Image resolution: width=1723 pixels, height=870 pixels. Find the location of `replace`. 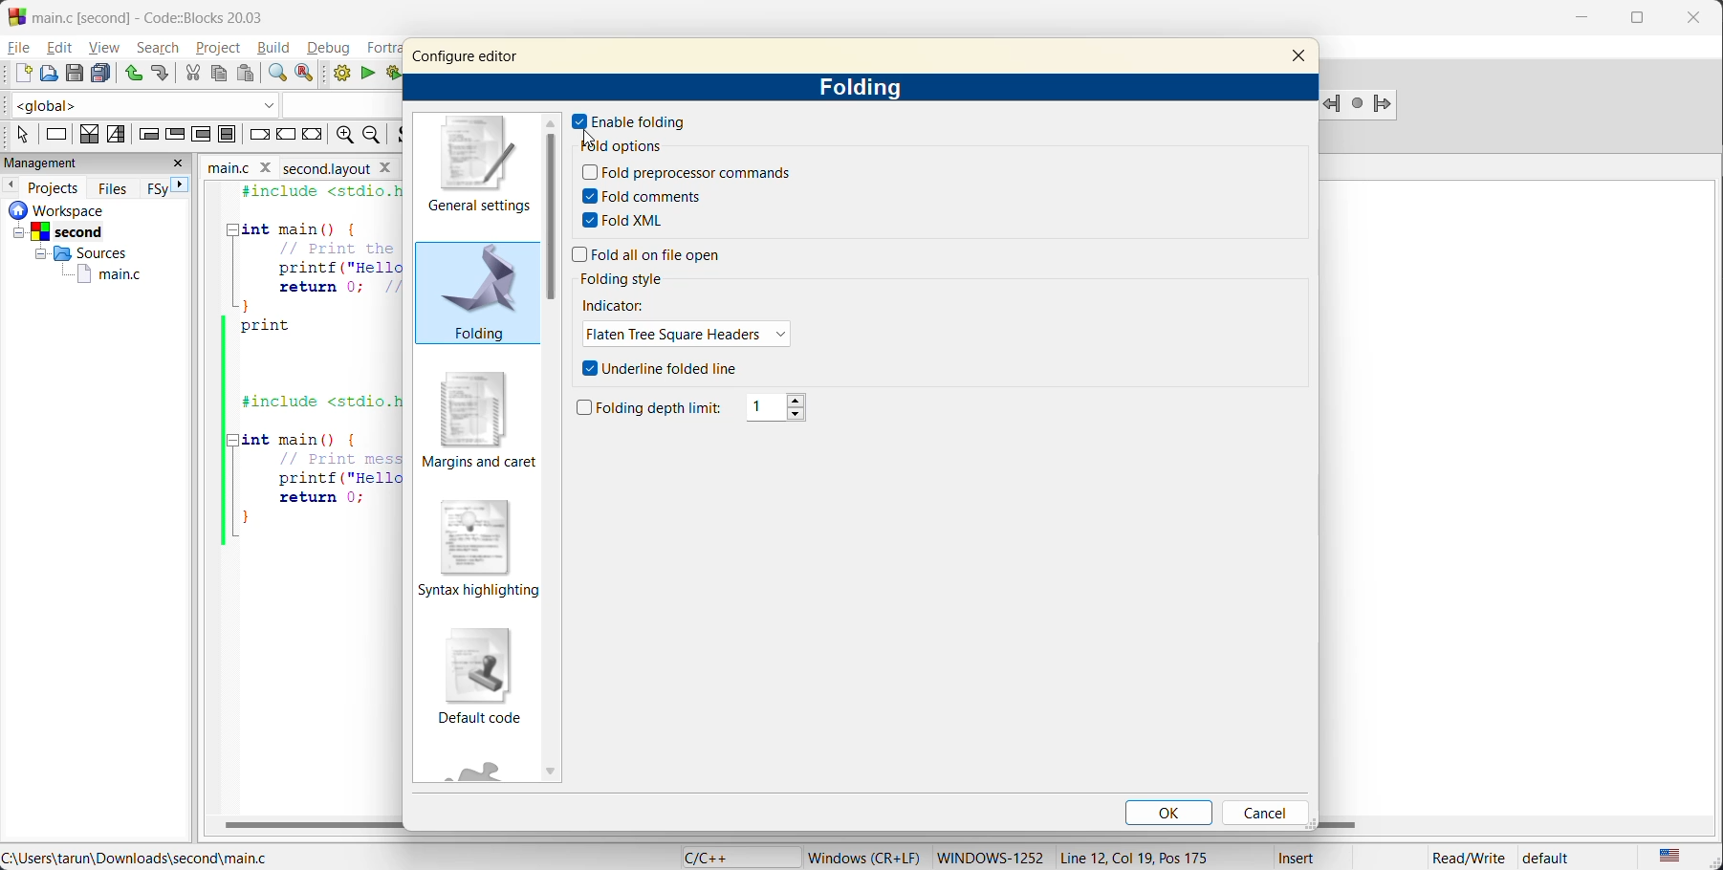

replace is located at coordinates (305, 72).